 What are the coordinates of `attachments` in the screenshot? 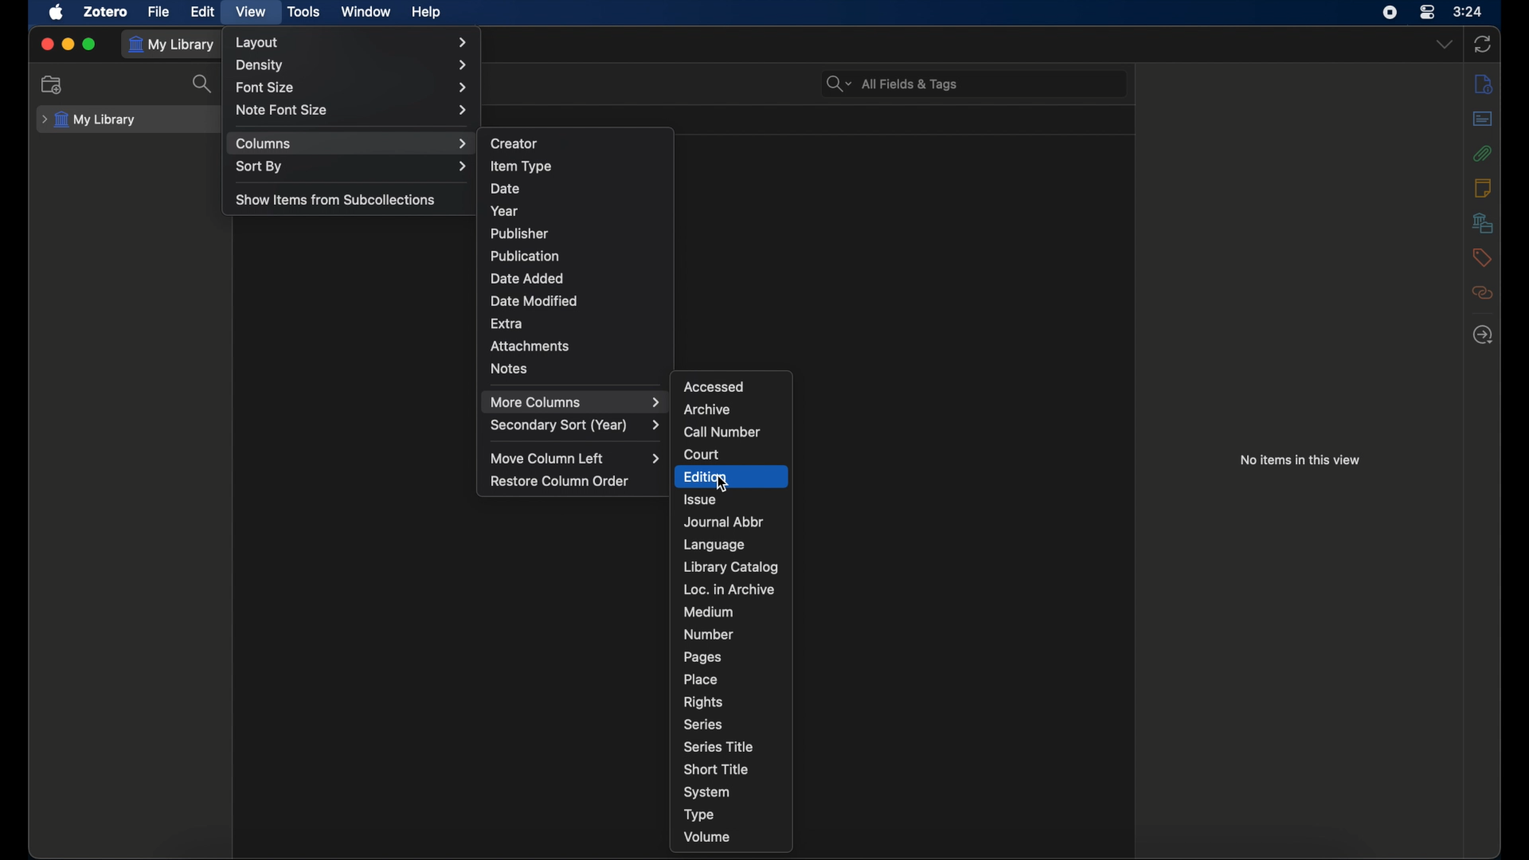 It's located at (530, 346).